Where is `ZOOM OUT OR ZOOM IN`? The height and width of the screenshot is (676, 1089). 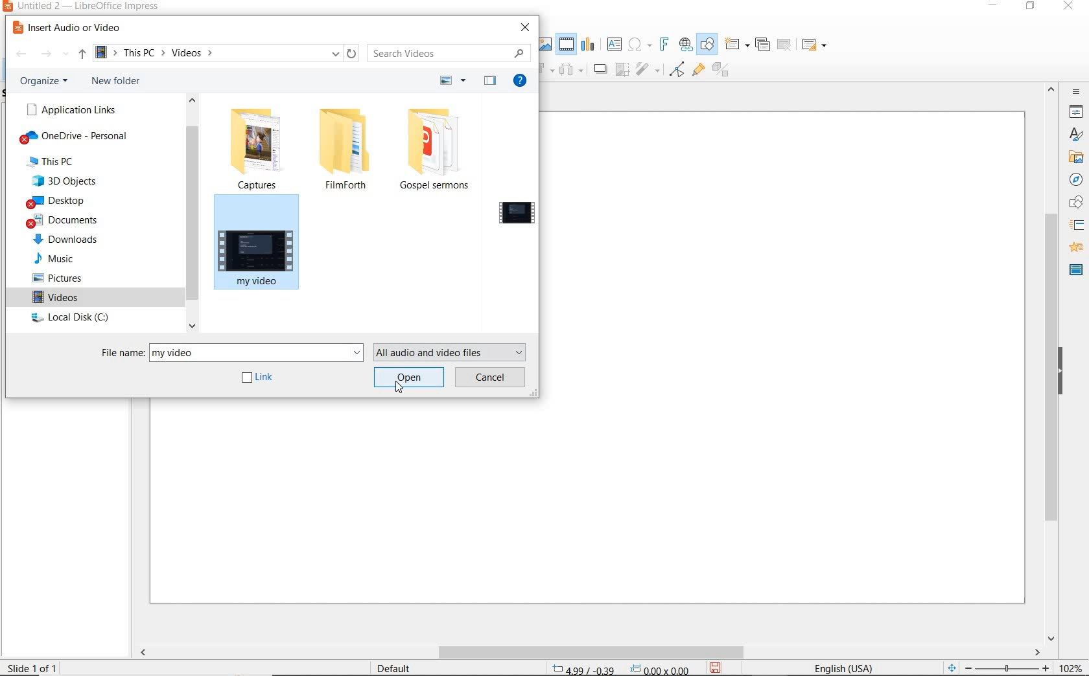
ZOOM OUT OR ZOOM IN is located at coordinates (996, 667).